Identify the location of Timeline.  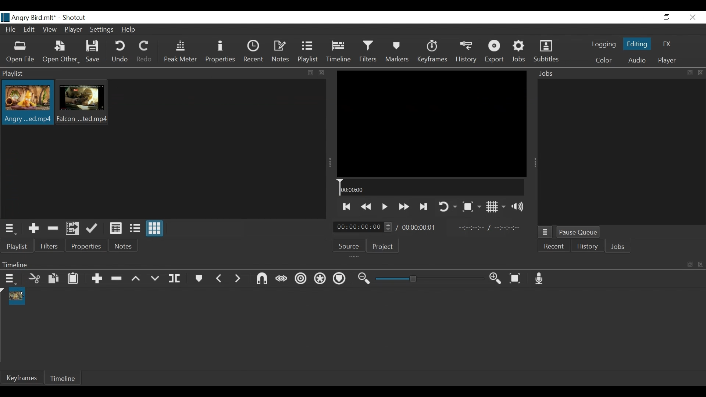
(431, 187).